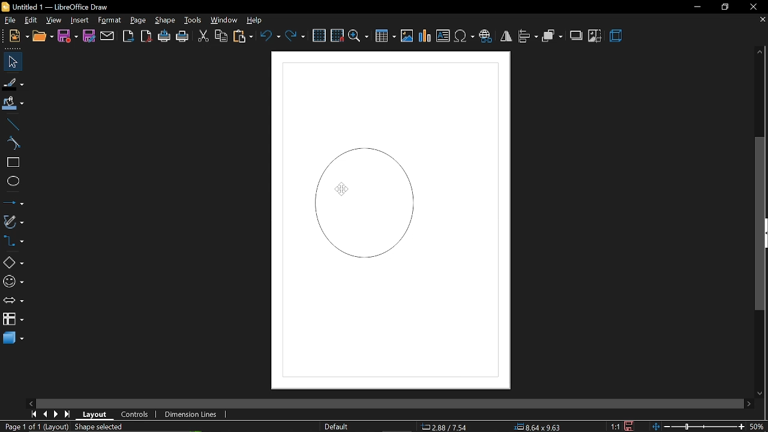 This screenshot has width=768, height=432. Describe the element at coordinates (184, 36) in the screenshot. I see `print` at that location.